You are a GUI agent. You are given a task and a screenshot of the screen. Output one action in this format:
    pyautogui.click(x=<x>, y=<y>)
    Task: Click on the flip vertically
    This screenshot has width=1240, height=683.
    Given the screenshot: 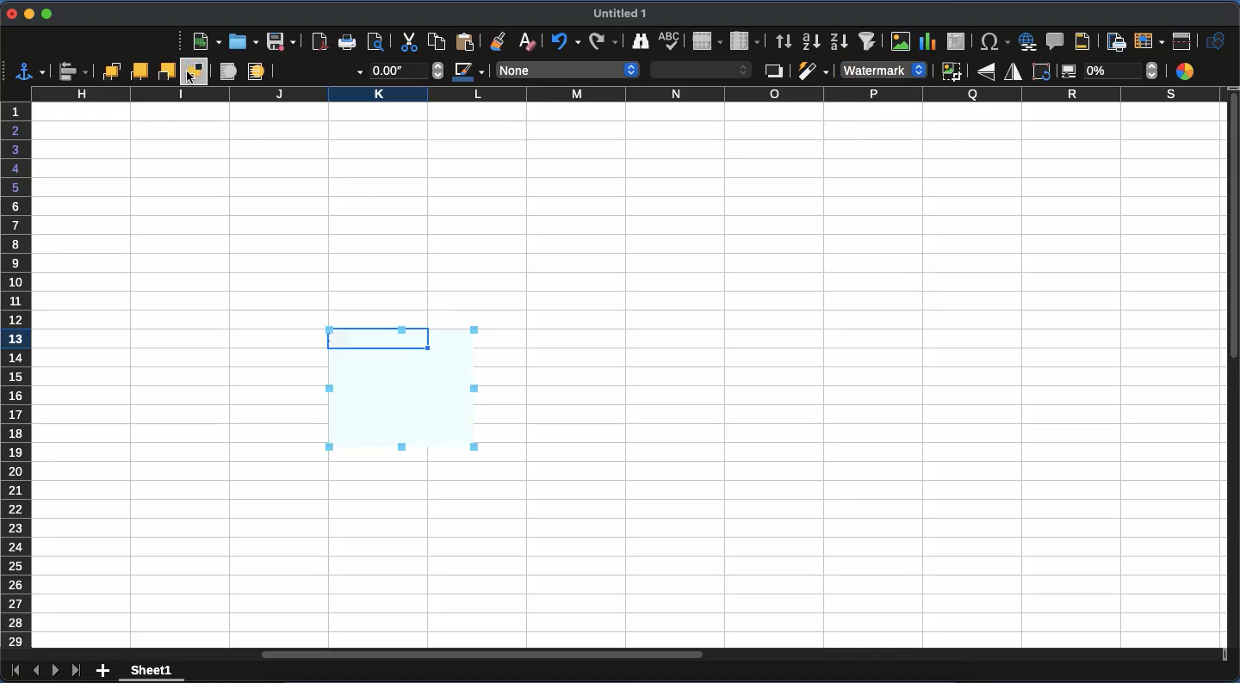 What is the action you would take?
    pyautogui.click(x=986, y=73)
    